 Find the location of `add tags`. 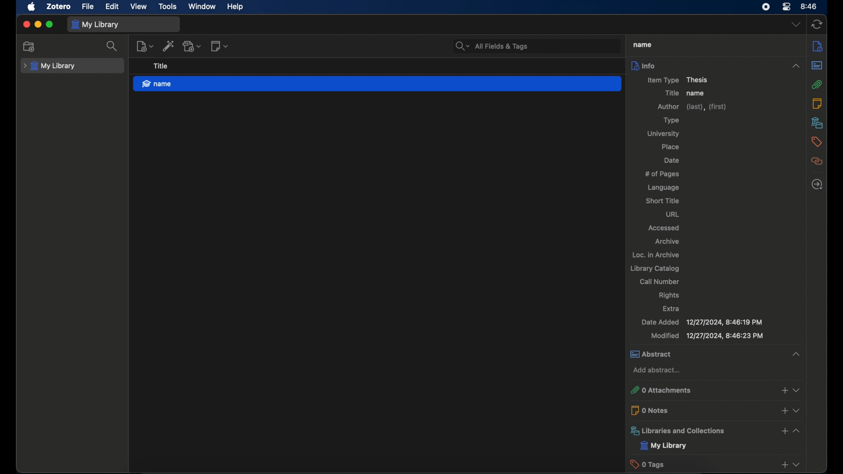

add tags is located at coordinates (783, 466).